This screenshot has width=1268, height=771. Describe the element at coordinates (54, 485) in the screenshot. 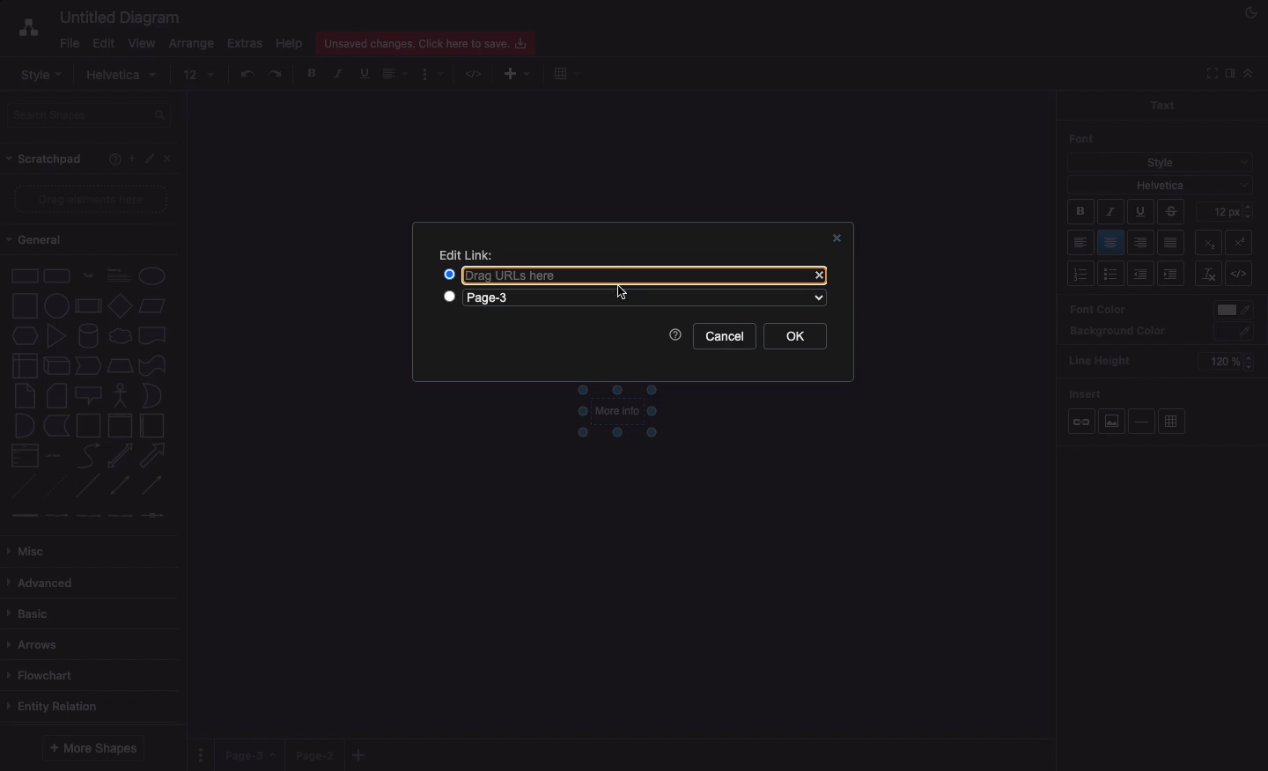

I see `dotted line` at that location.